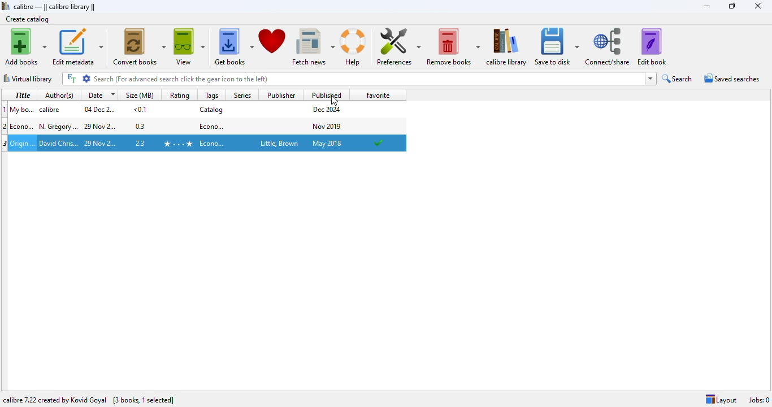  Describe the element at coordinates (328, 95) in the screenshot. I see `published` at that location.